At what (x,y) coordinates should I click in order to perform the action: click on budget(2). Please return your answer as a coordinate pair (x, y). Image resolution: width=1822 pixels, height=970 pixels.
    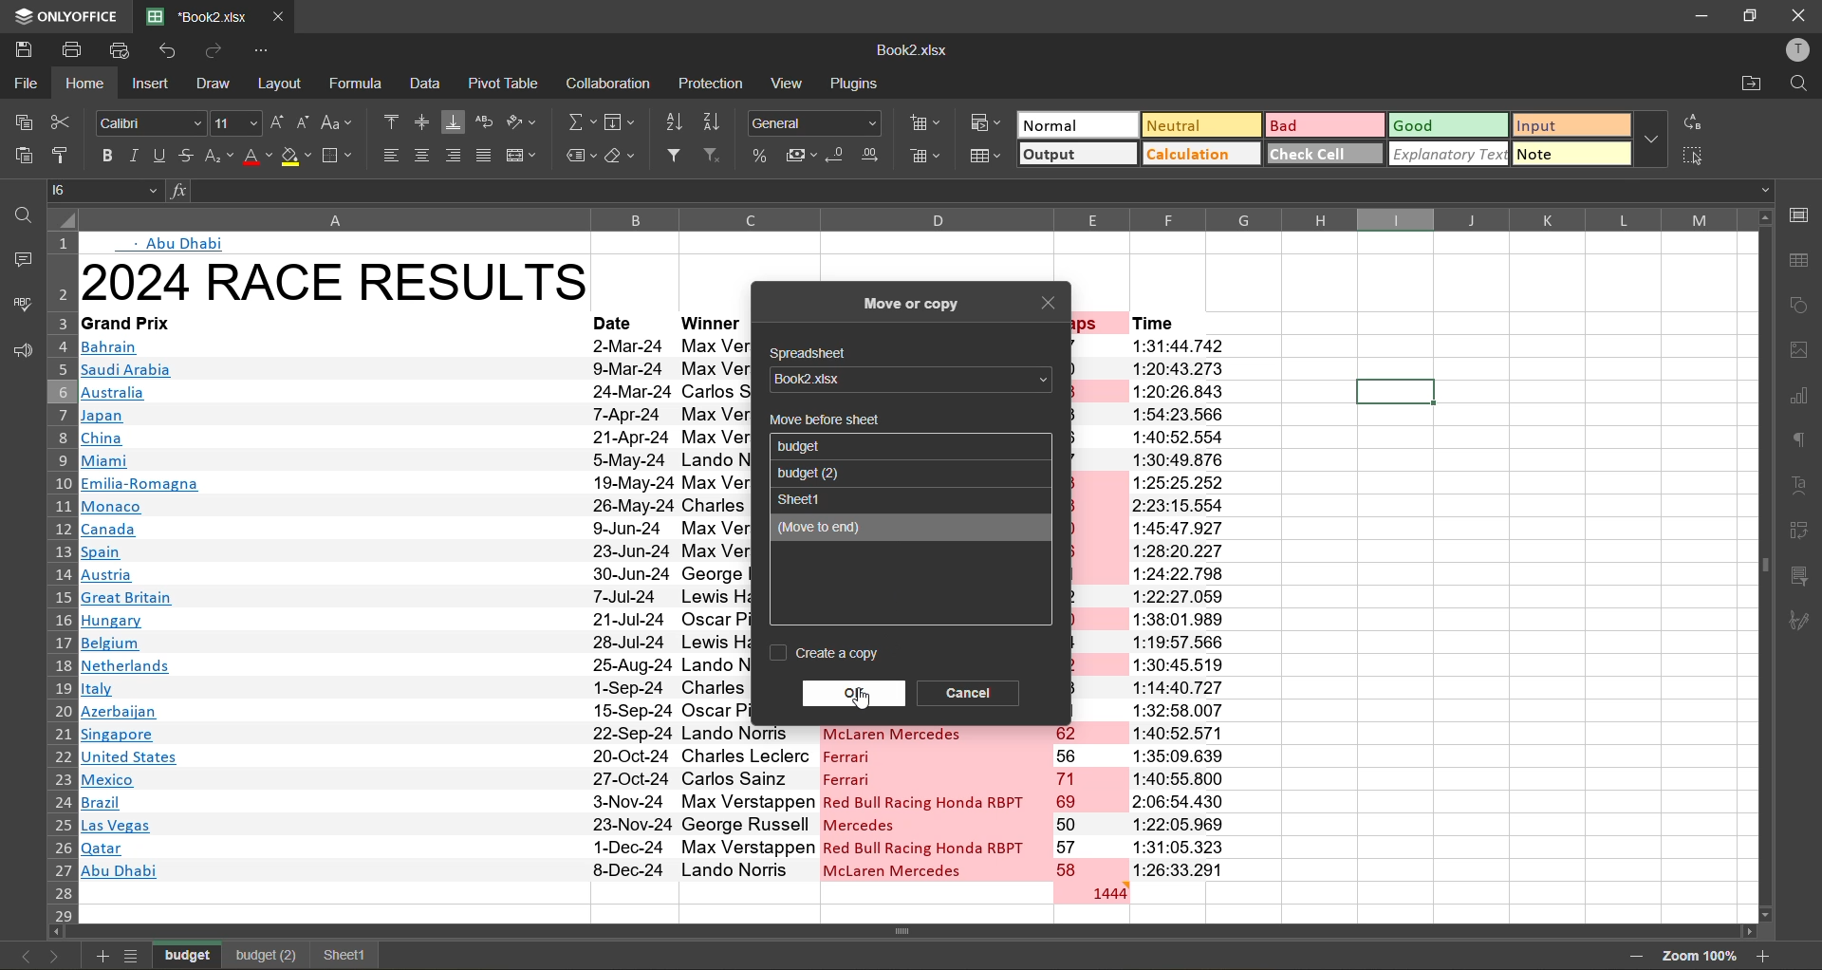
    Looking at the image, I should click on (265, 956).